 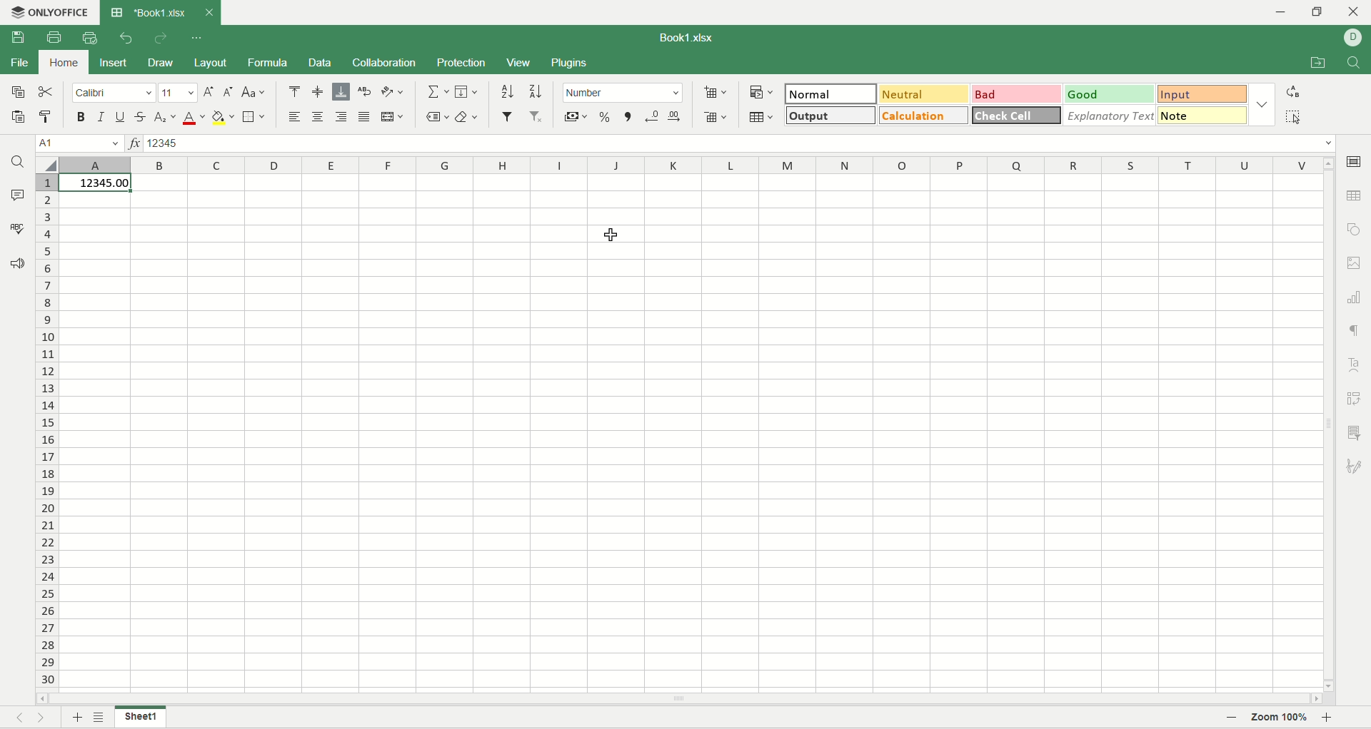 What do you see at coordinates (114, 65) in the screenshot?
I see `insert ` at bounding box center [114, 65].